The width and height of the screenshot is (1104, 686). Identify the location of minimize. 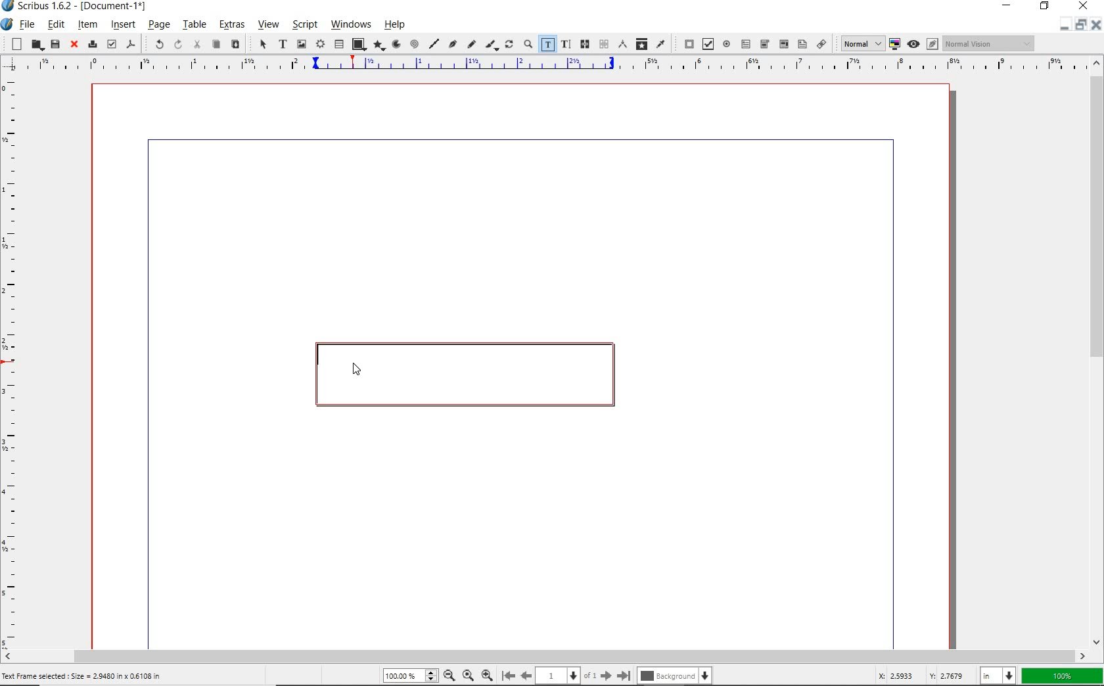
(1009, 7).